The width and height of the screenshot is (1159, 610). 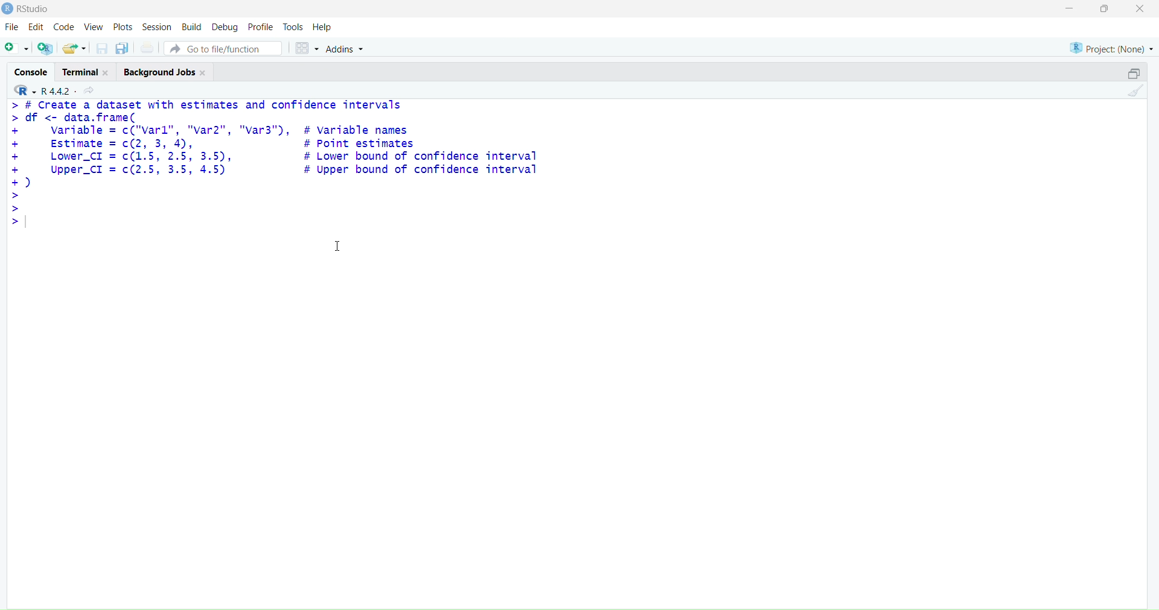 What do you see at coordinates (192, 27) in the screenshot?
I see `Build` at bounding box center [192, 27].